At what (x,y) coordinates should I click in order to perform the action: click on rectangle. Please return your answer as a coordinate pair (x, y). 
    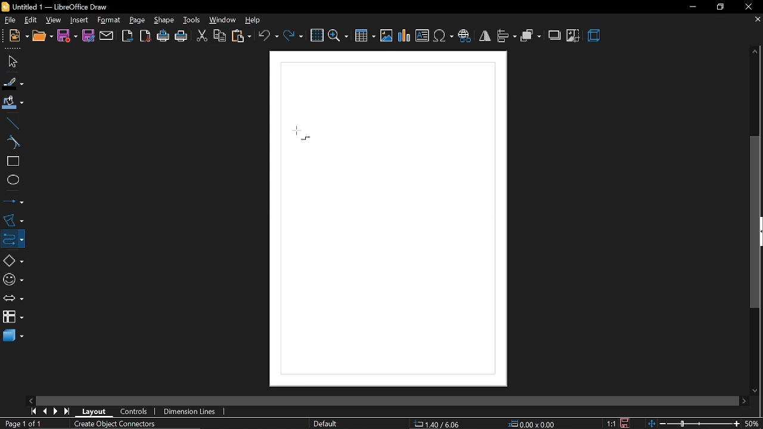
    Looking at the image, I should click on (11, 161).